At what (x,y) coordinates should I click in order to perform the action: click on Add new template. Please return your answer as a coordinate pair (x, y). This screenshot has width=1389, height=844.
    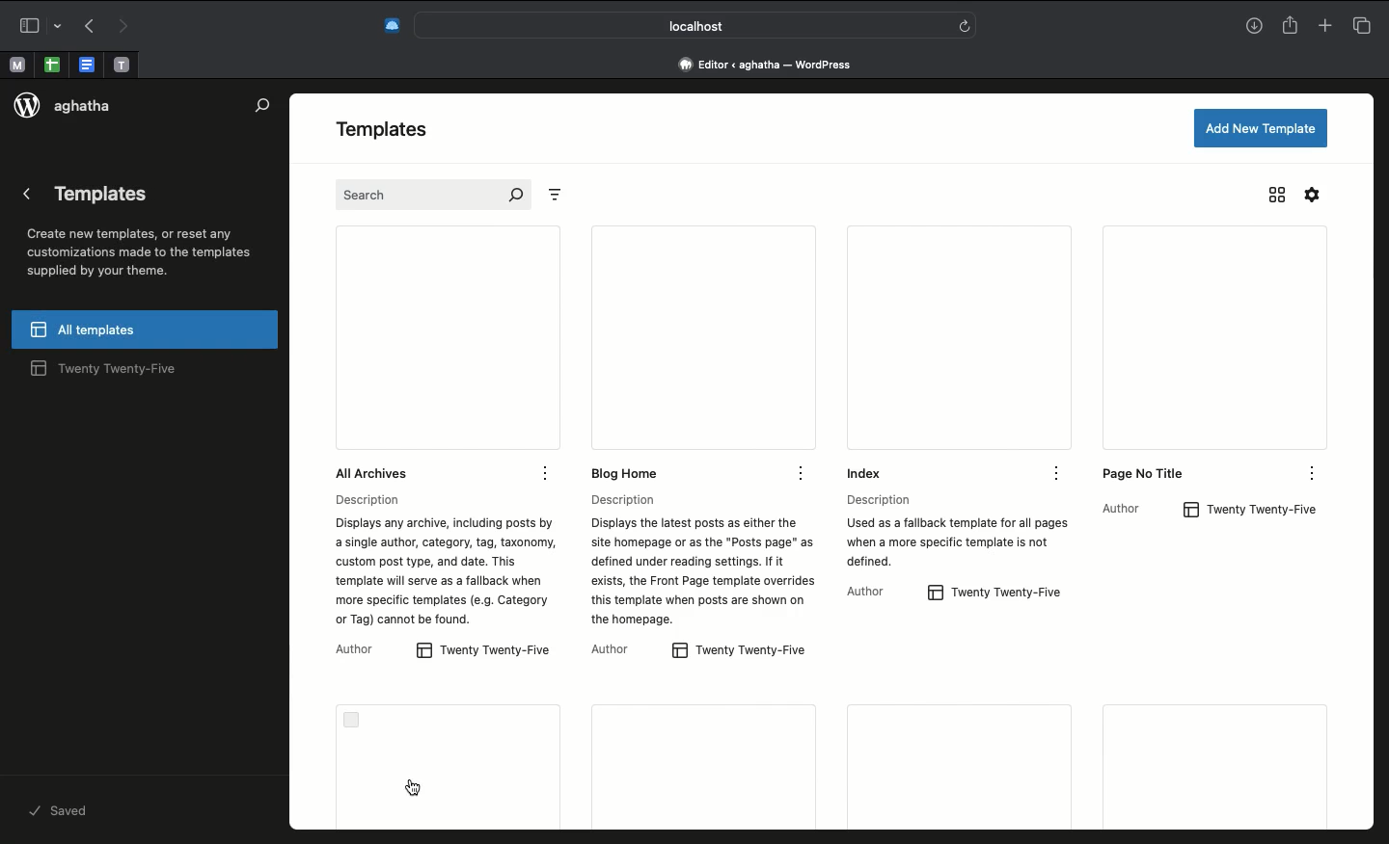
    Looking at the image, I should click on (1260, 127).